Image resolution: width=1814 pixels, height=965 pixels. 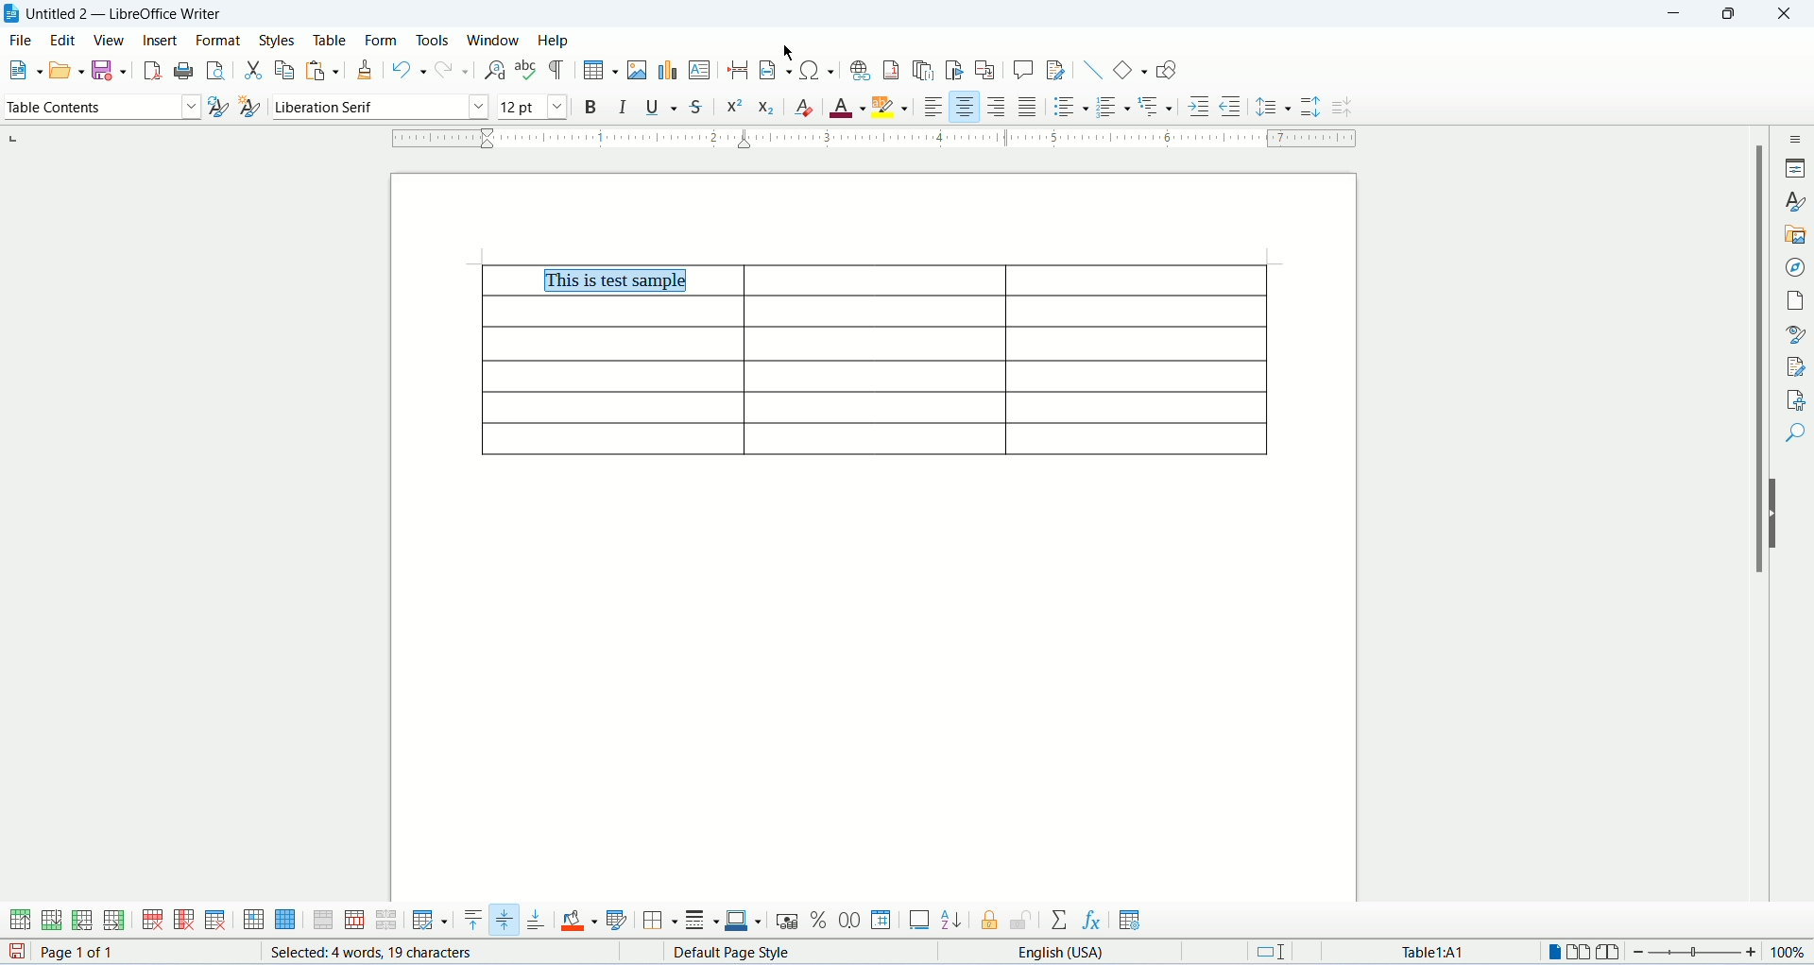 I want to click on two page view, so click(x=1579, y=953).